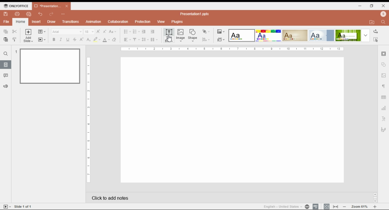 This screenshot has height=210, width=389. I want to click on columns, so click(155, 39).